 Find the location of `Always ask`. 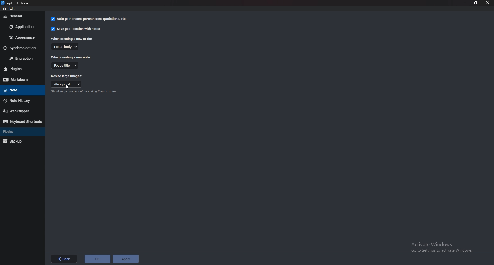

Always ask is located at coordinates (65, 84).